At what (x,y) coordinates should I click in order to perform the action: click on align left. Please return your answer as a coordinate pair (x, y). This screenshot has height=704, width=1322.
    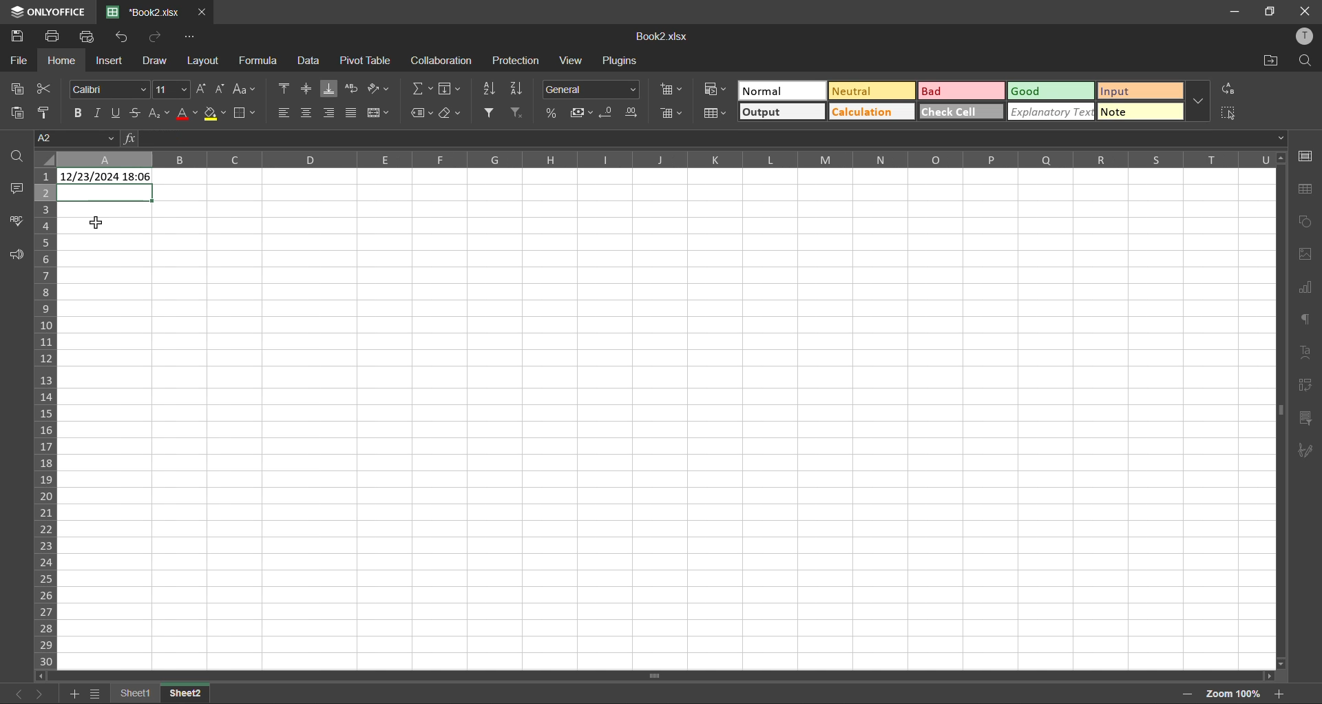
    Looking at the image, I should click on (284, 113).